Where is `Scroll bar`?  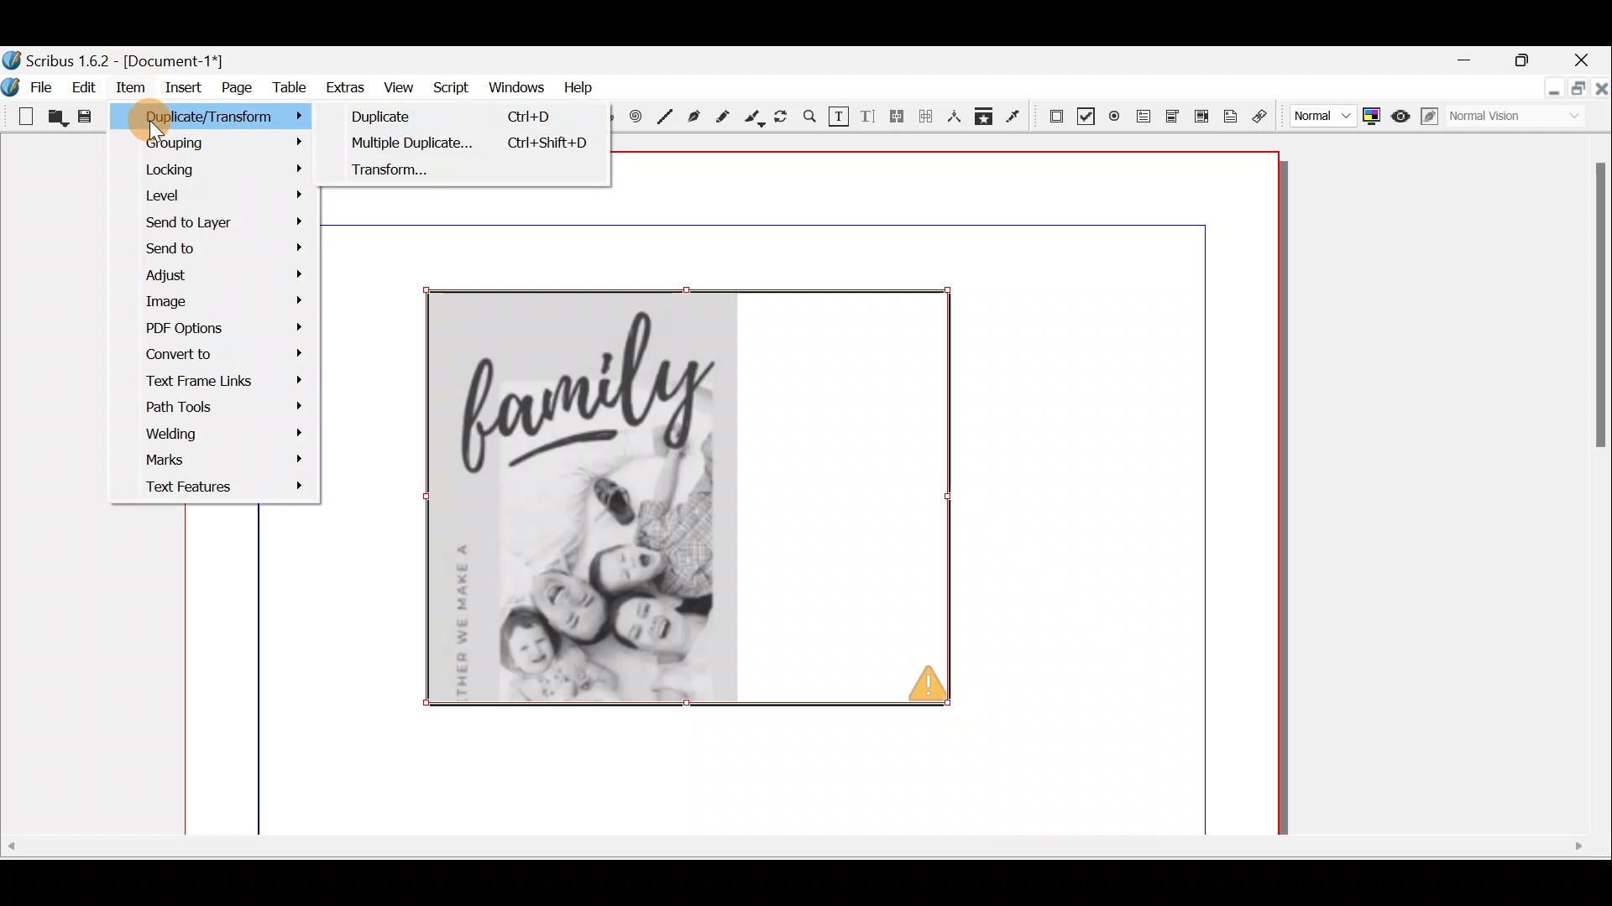
Scroll bar is located at coordinates (795, 864).